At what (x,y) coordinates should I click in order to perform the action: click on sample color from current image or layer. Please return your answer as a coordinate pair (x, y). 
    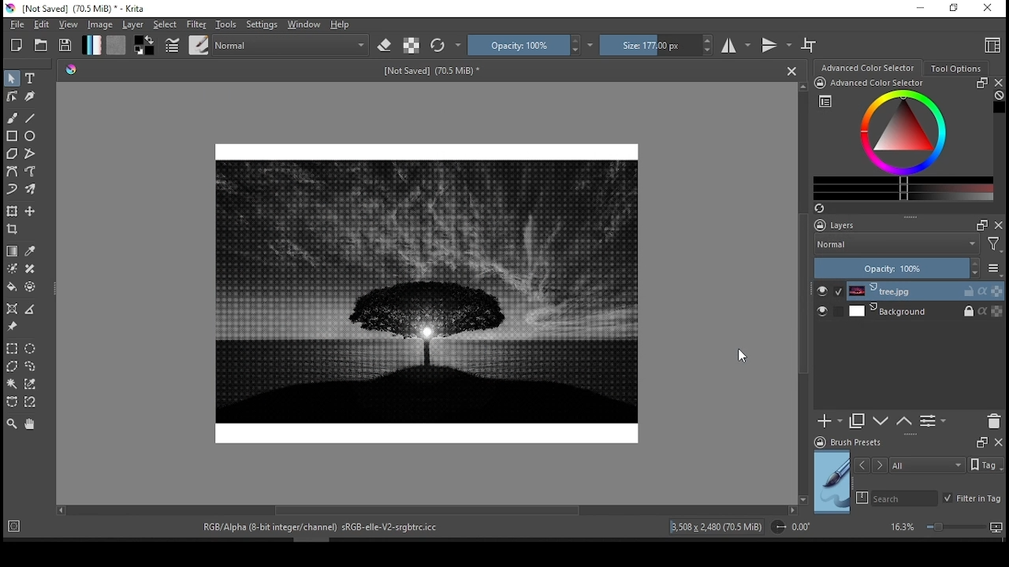
    Looking at the image, I should click on (31, 250).